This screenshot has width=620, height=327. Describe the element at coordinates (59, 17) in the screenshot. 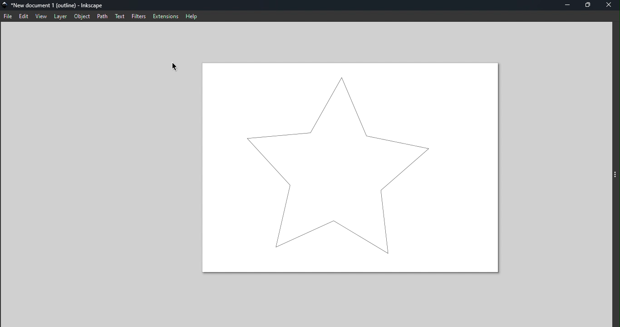

I see `Layer` at that location.